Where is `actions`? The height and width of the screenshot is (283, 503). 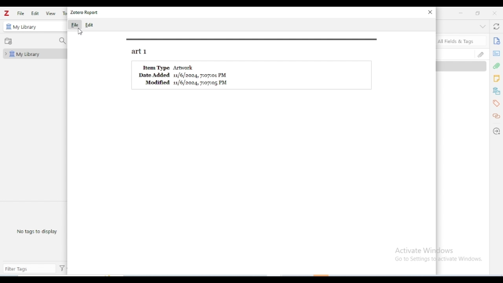
actions is located at coordinates (62, 268).